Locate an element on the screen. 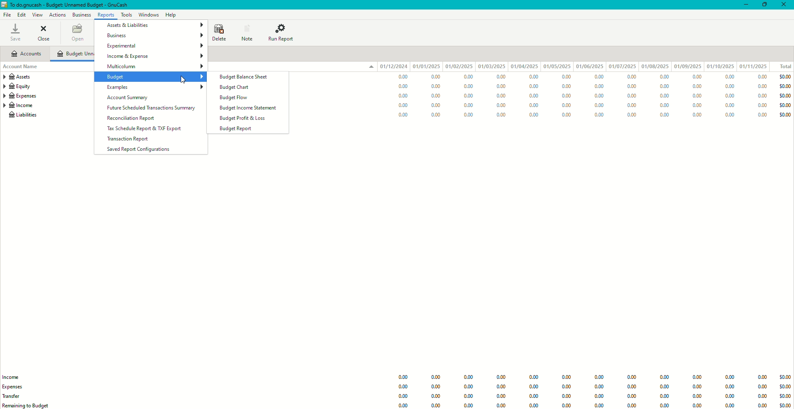  $0.00 is located at coordinates (784, 95).